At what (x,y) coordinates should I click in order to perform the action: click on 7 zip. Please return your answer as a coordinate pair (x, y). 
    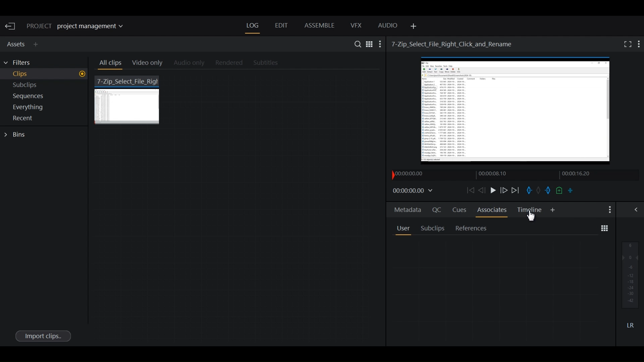
    Looking at the image, I should click on (128, 99).